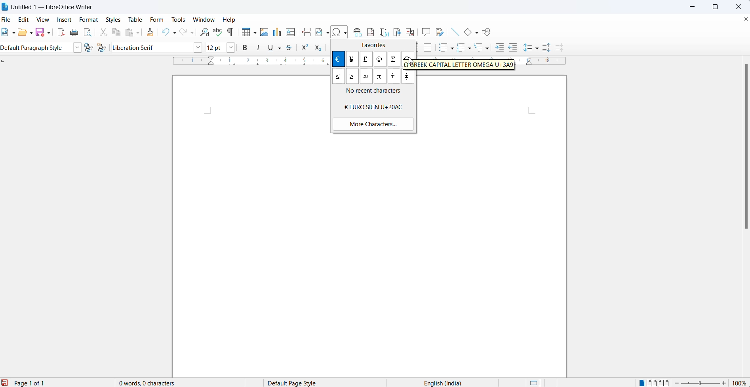 The image size is (750, 387). Describe the element at coordinates (374, 107) in the screenshot. I see `euro ` at that location.